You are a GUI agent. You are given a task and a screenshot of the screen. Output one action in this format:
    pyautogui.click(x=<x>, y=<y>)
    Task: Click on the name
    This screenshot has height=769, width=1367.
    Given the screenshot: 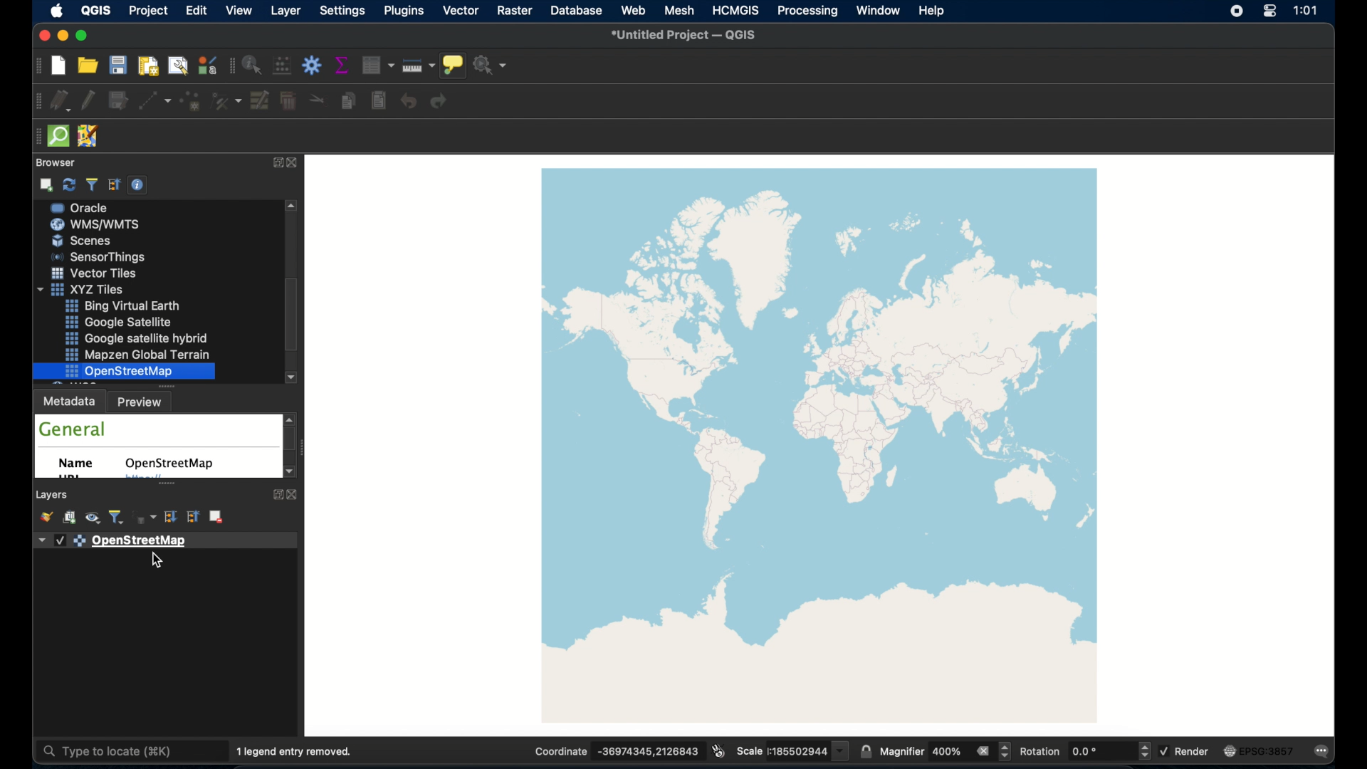 What is the action you would take?
    pyautogui.click(x=77, y=464)
    